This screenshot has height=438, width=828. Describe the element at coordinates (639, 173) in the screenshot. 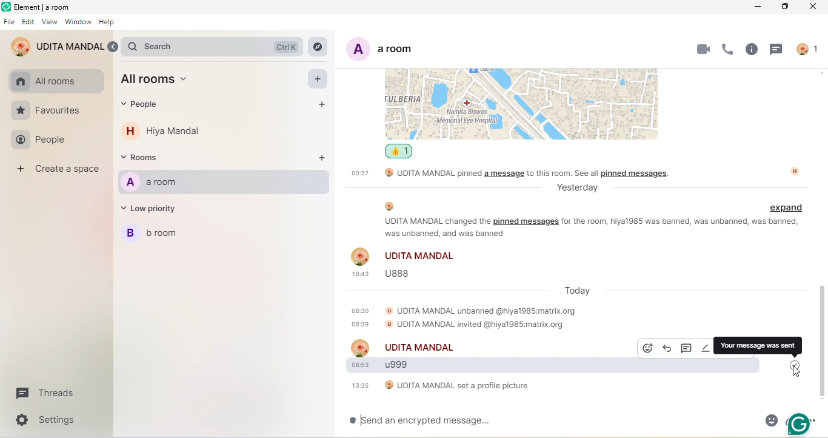

I see `pinned message ` at that location.